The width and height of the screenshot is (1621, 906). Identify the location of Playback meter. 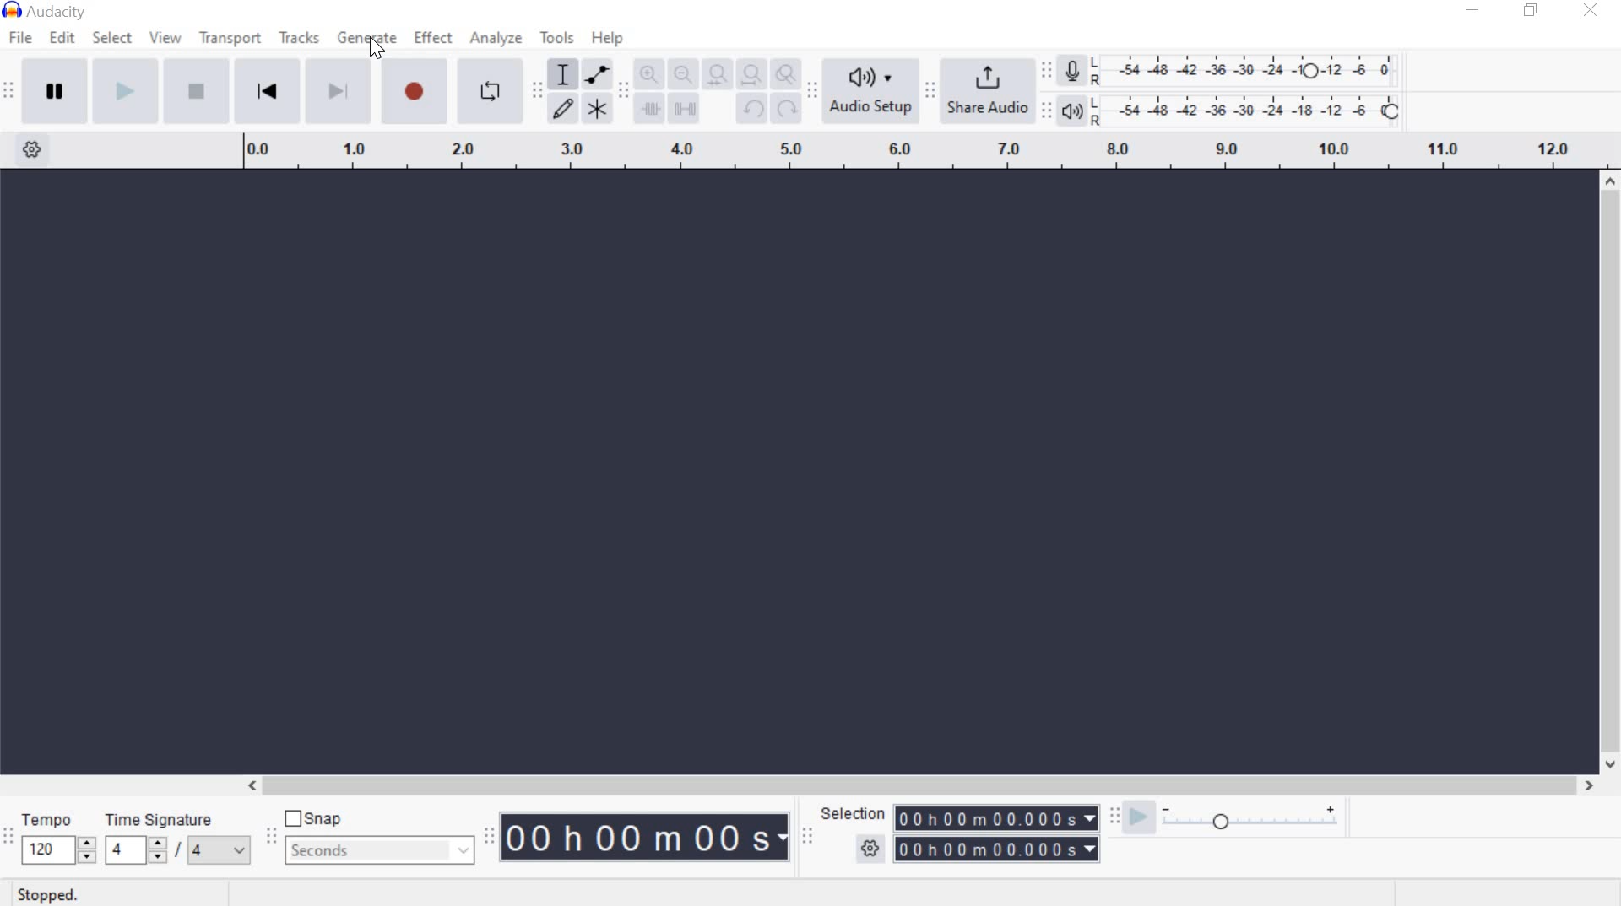
(1073, 112).